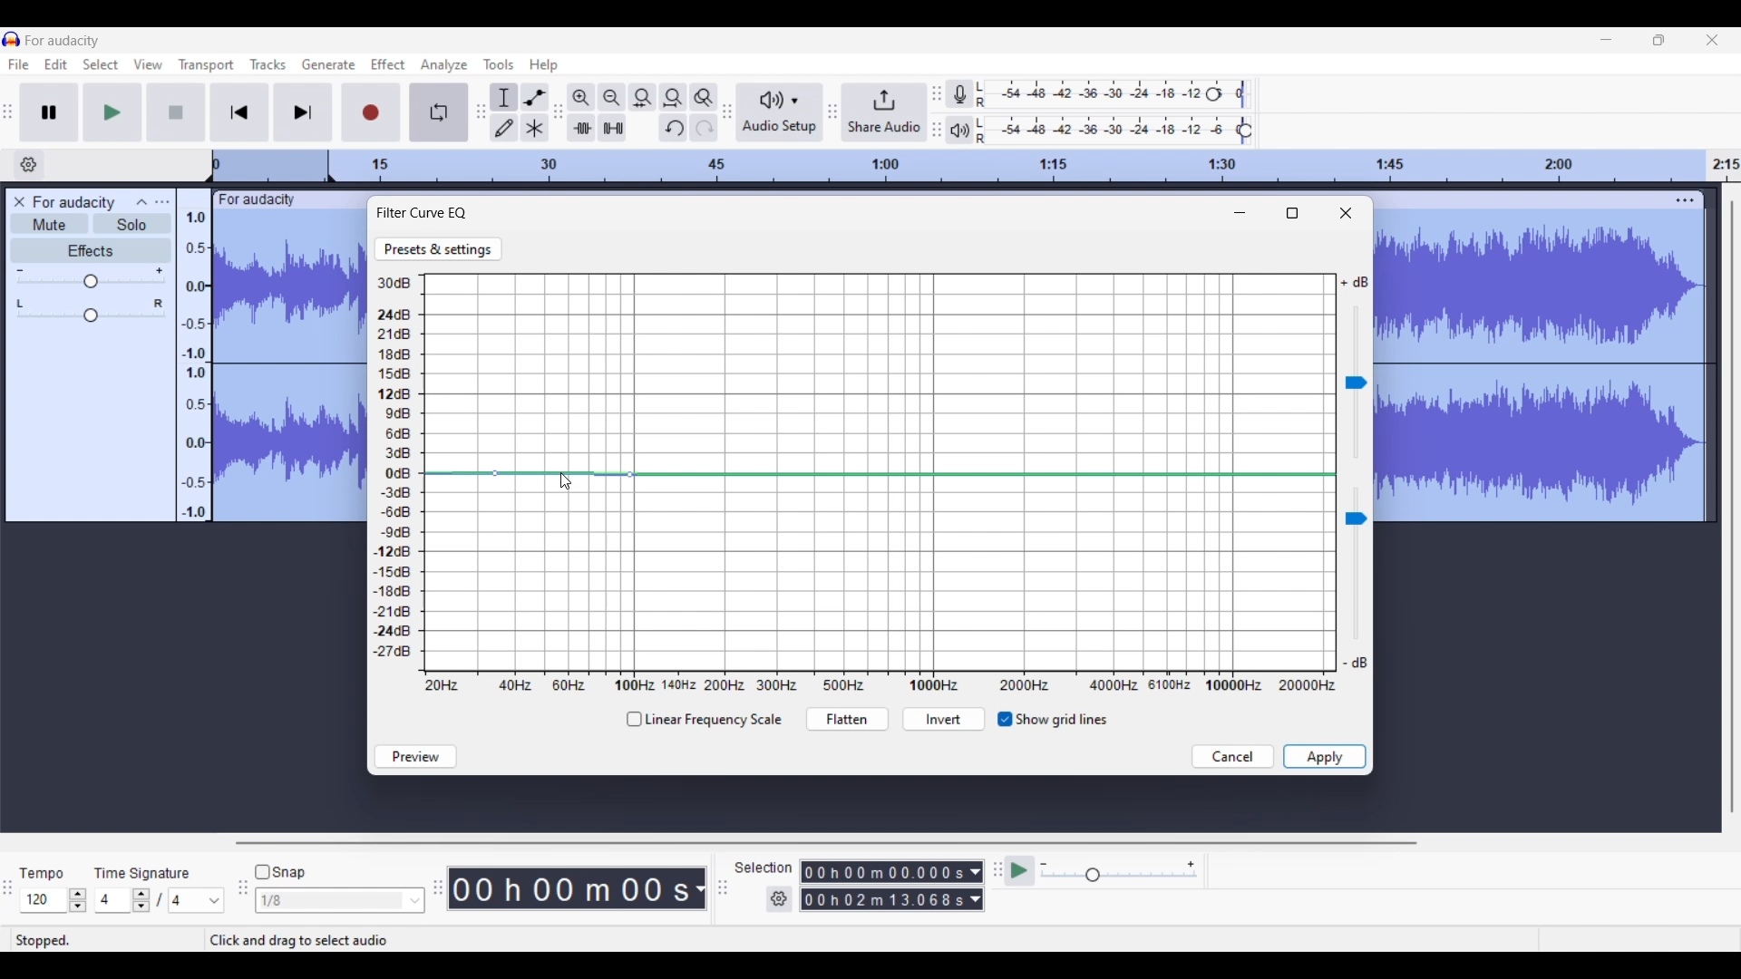 This screenshot has width=1741, height=979. I want to click on Type in snap, so click(331, 901).